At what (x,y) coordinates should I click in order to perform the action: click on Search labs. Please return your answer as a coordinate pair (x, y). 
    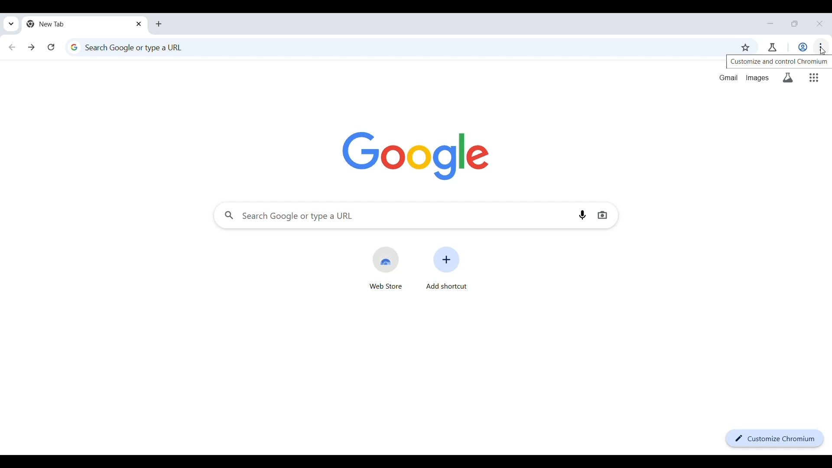
    Looking at the image, I should click on (788, 78).